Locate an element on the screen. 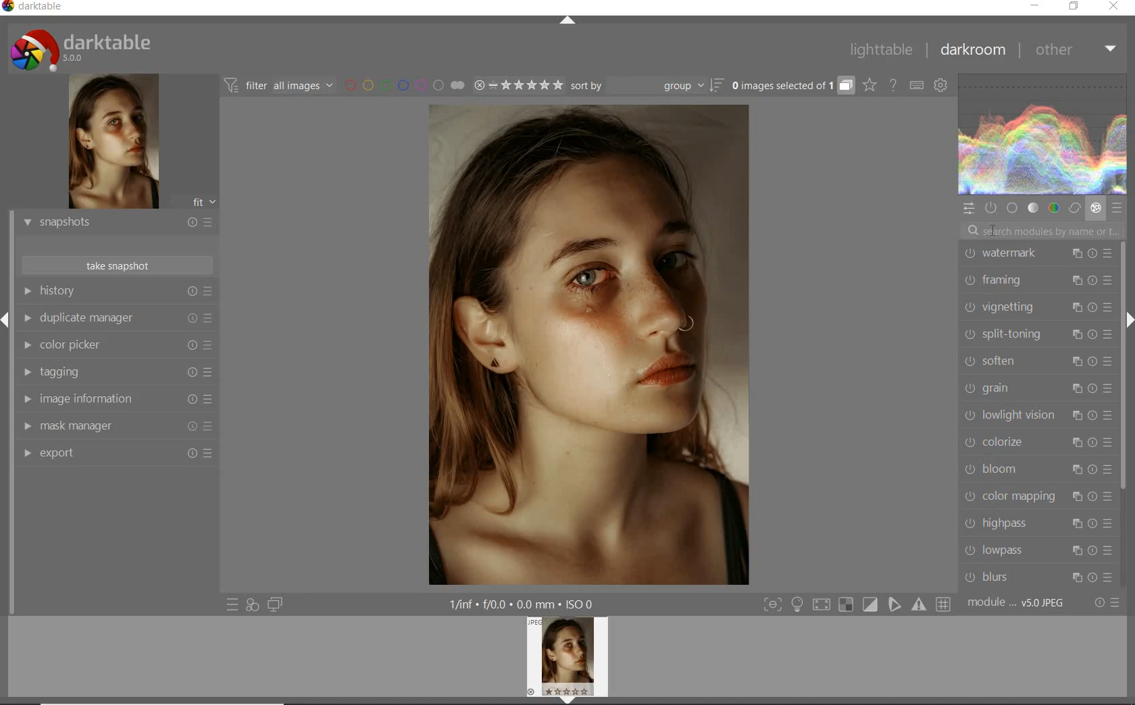 The image size is (1135, 705). minimize is located at coordinates (1034, 6).